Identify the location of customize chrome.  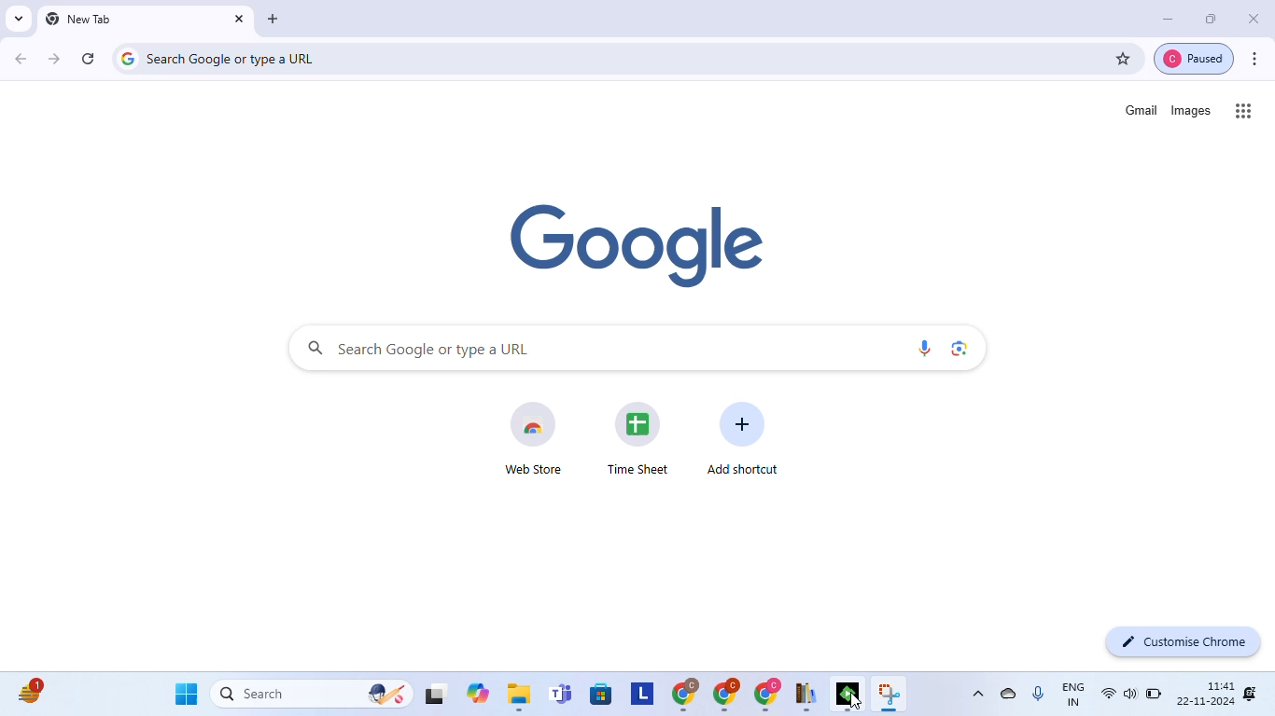
(1184, 642).